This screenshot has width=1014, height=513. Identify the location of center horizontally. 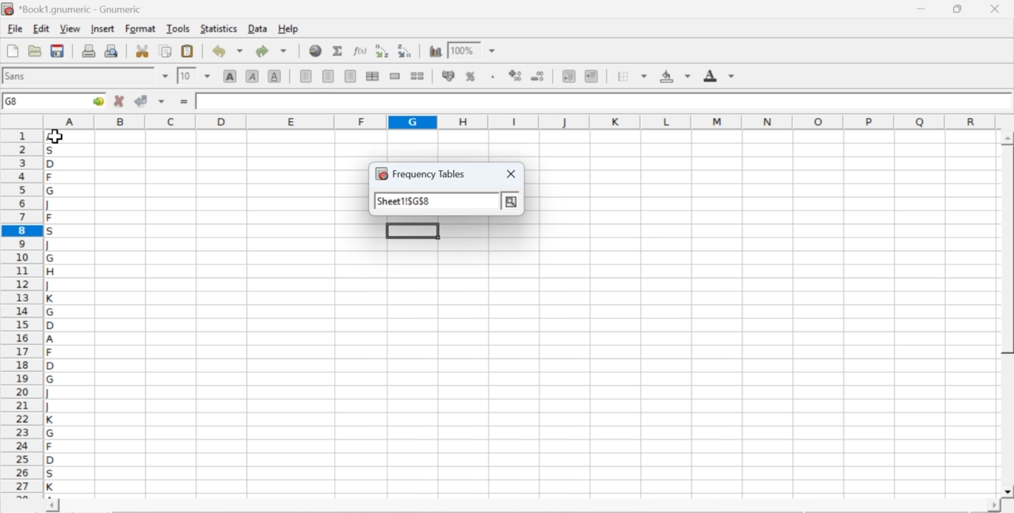
(329, 76).